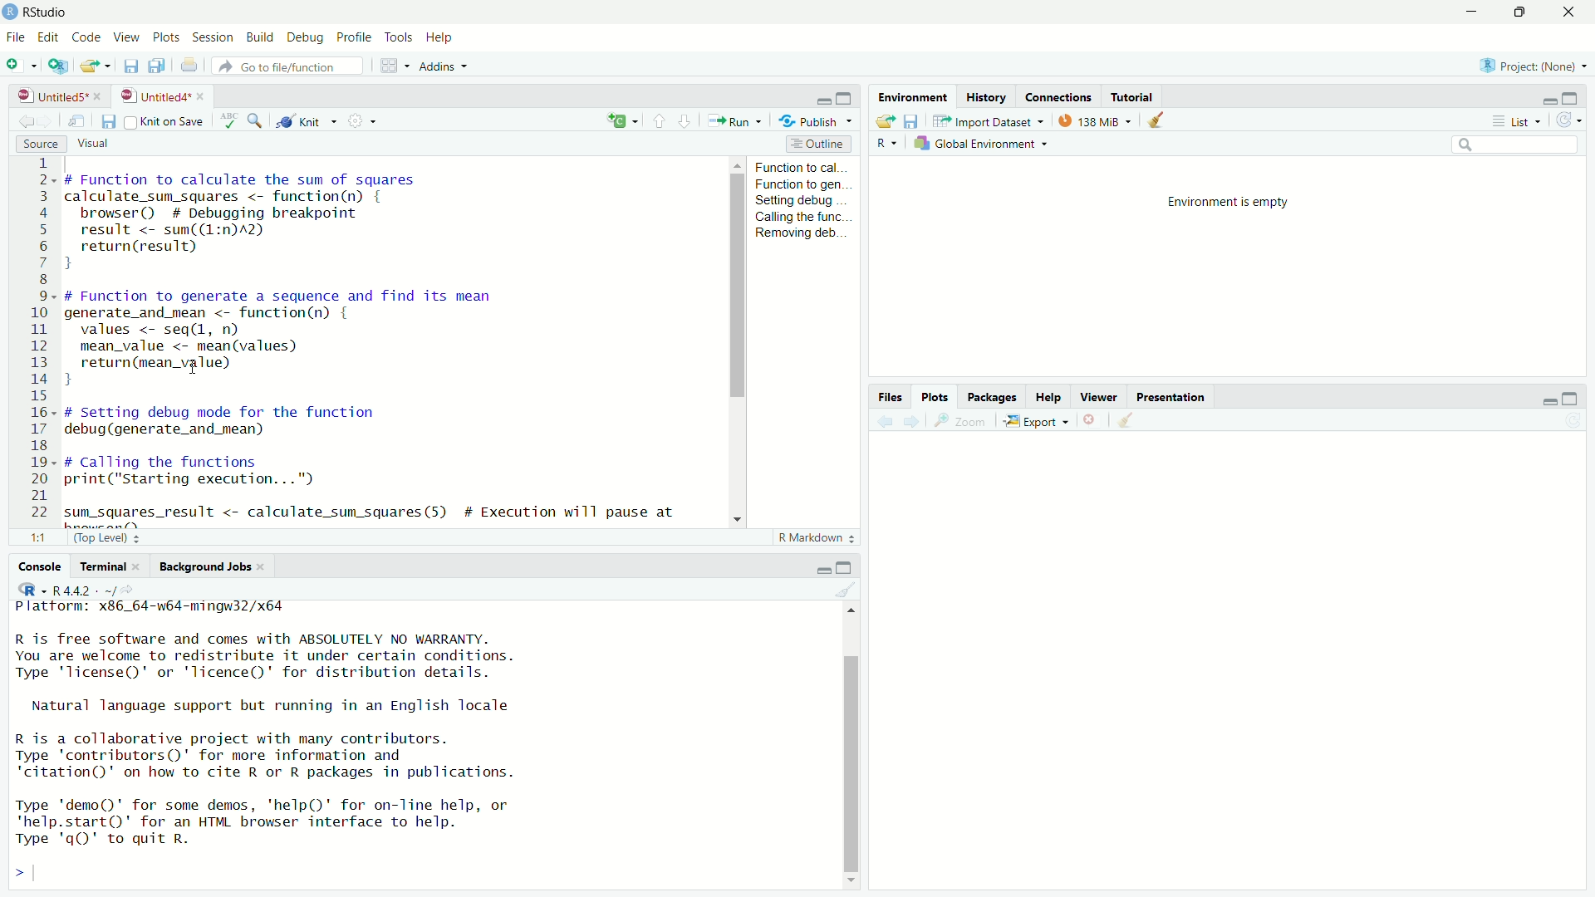 The width and height of the screenshot is (1595, 897). What do you see at coordinates (847, 98) in the screenshot?
I see `maximize` at bounding box center [847, 98].